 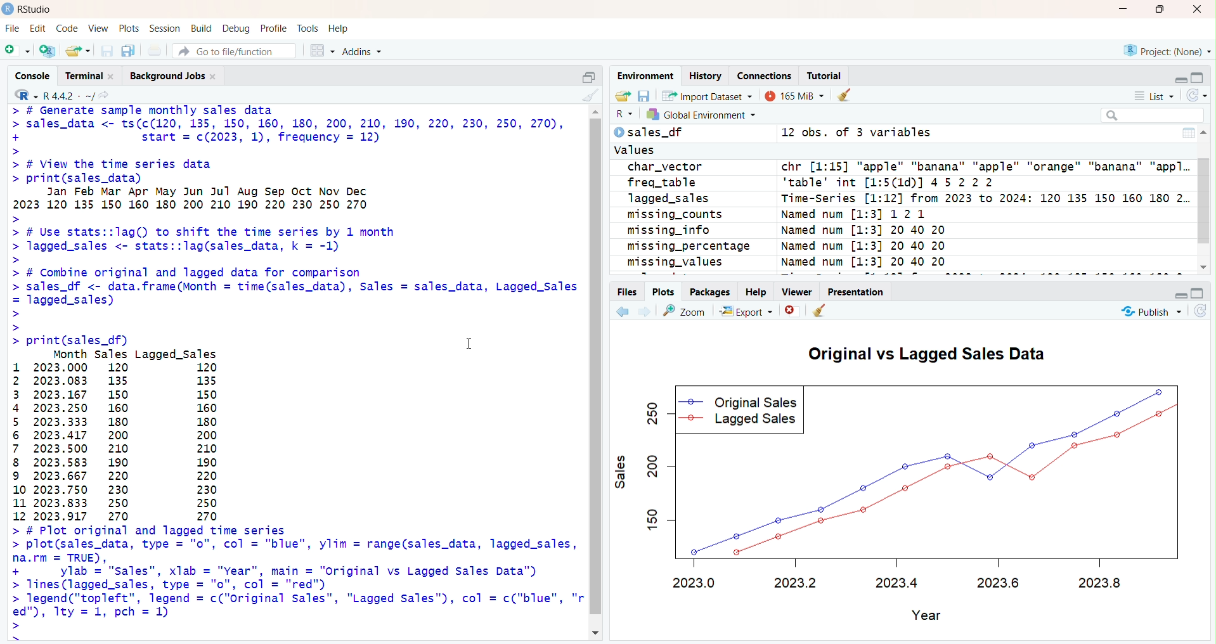 What do you see at coordinates (340, 28) in the screenshot?
I see `help` at bounding box center [340, 28].